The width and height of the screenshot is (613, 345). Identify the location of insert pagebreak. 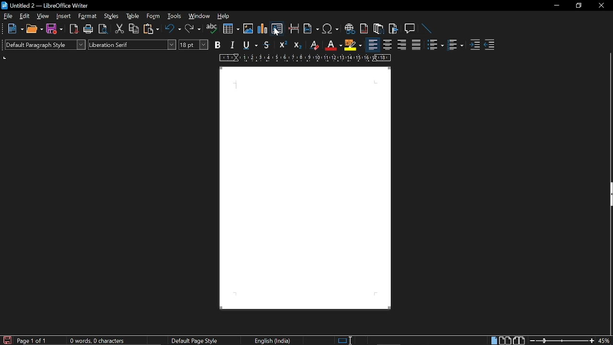
(294, 30).